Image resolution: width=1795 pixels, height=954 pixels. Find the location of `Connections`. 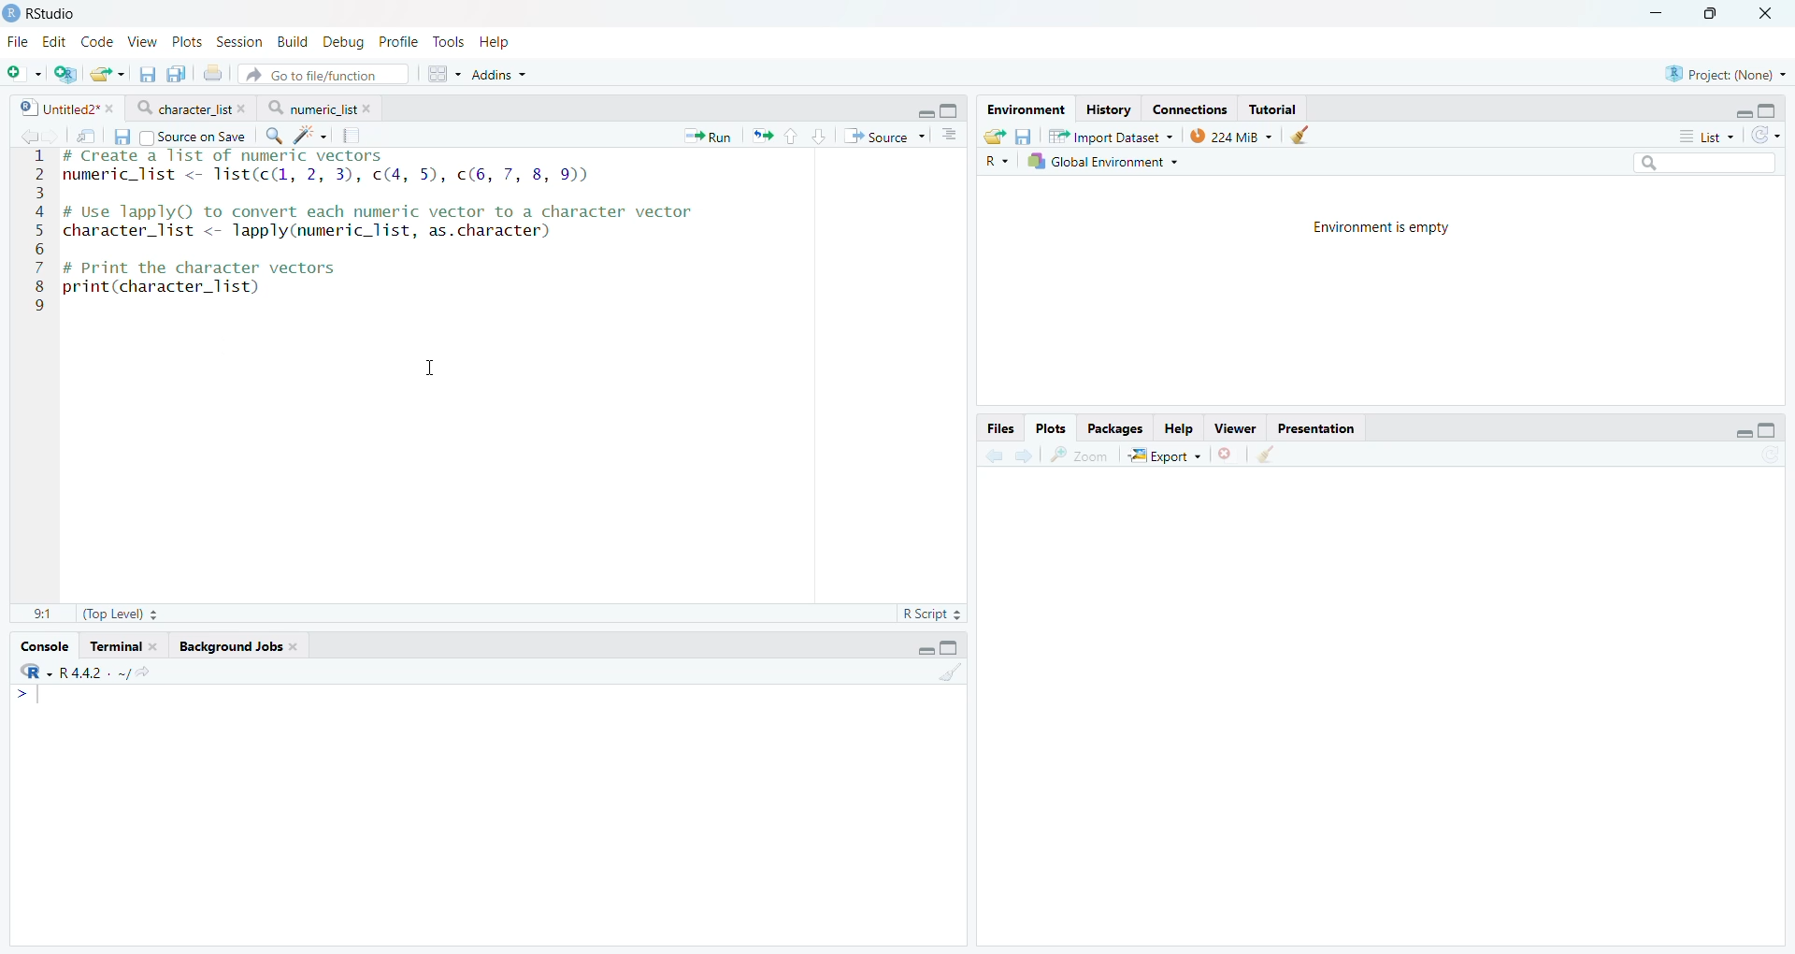

Connections is located at coordinates (1190, 108).